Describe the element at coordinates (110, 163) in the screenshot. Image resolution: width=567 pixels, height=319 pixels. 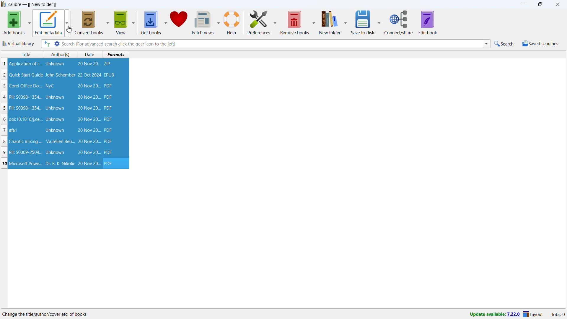
I see `PDF` at that location.